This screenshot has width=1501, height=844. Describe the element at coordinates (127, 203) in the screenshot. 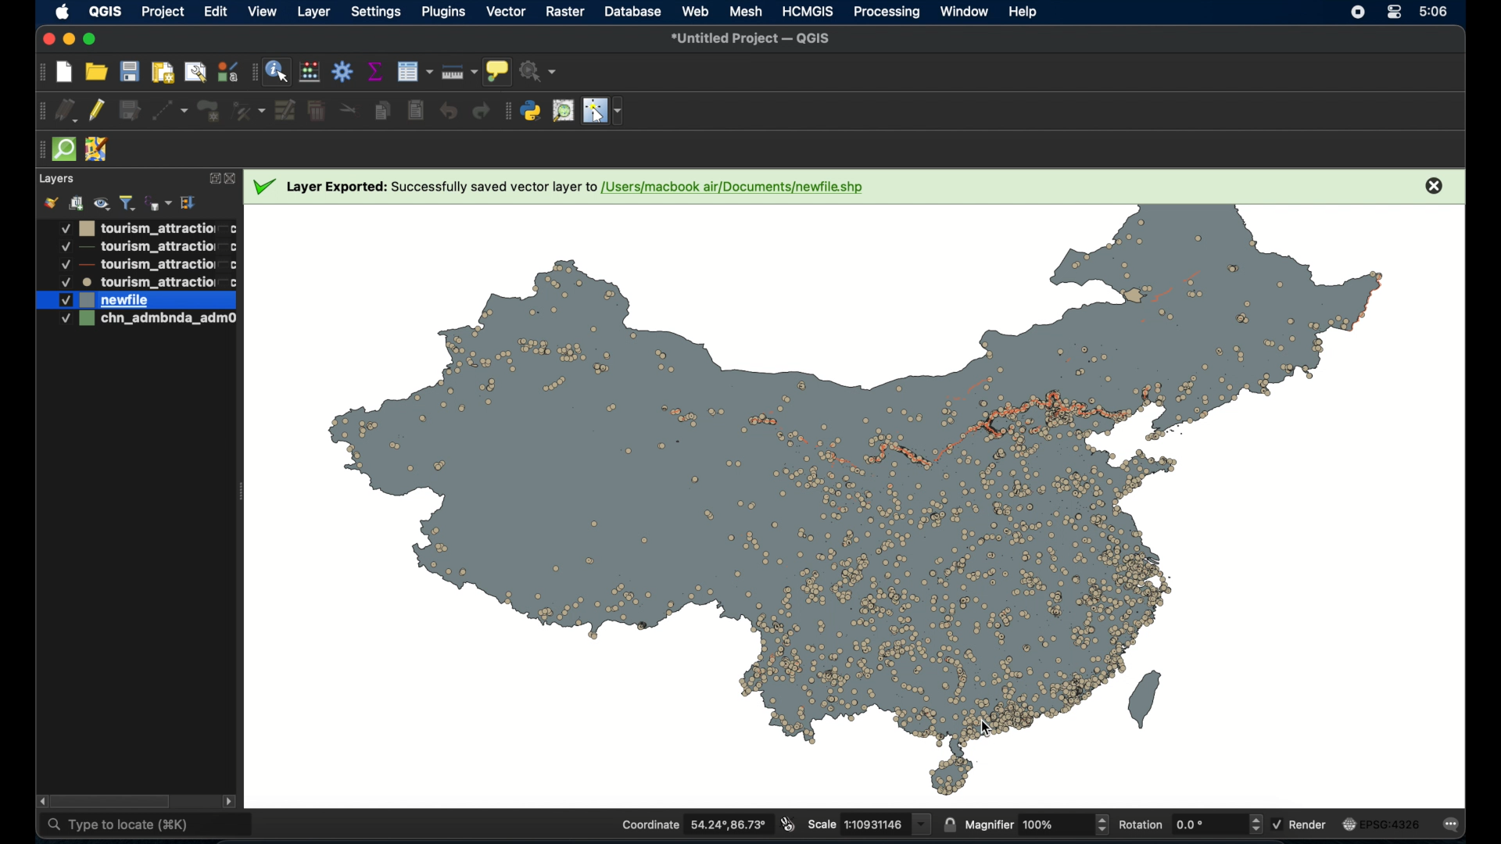

I see `filter legend` at that location.